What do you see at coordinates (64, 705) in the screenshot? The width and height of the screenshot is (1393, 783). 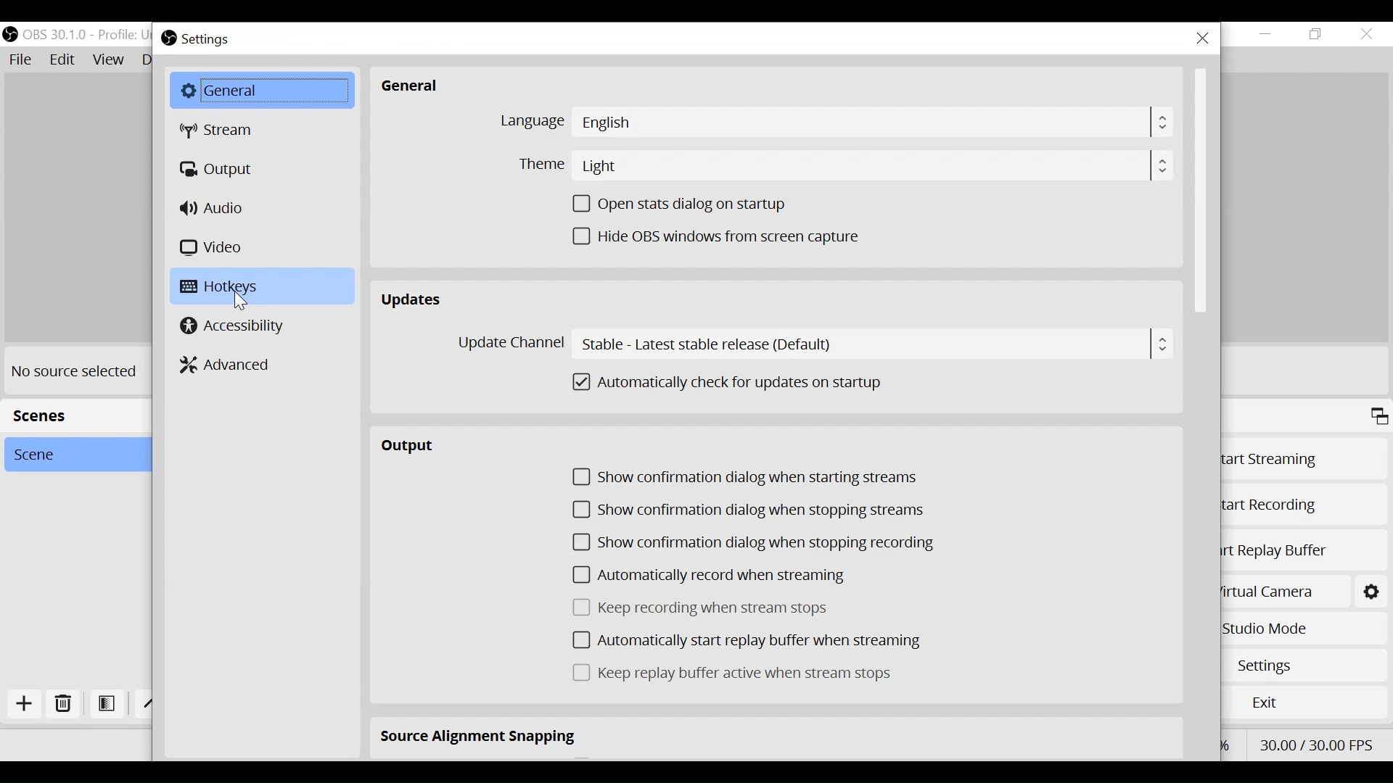 I see `Delete` at bounding box center [64, 705].